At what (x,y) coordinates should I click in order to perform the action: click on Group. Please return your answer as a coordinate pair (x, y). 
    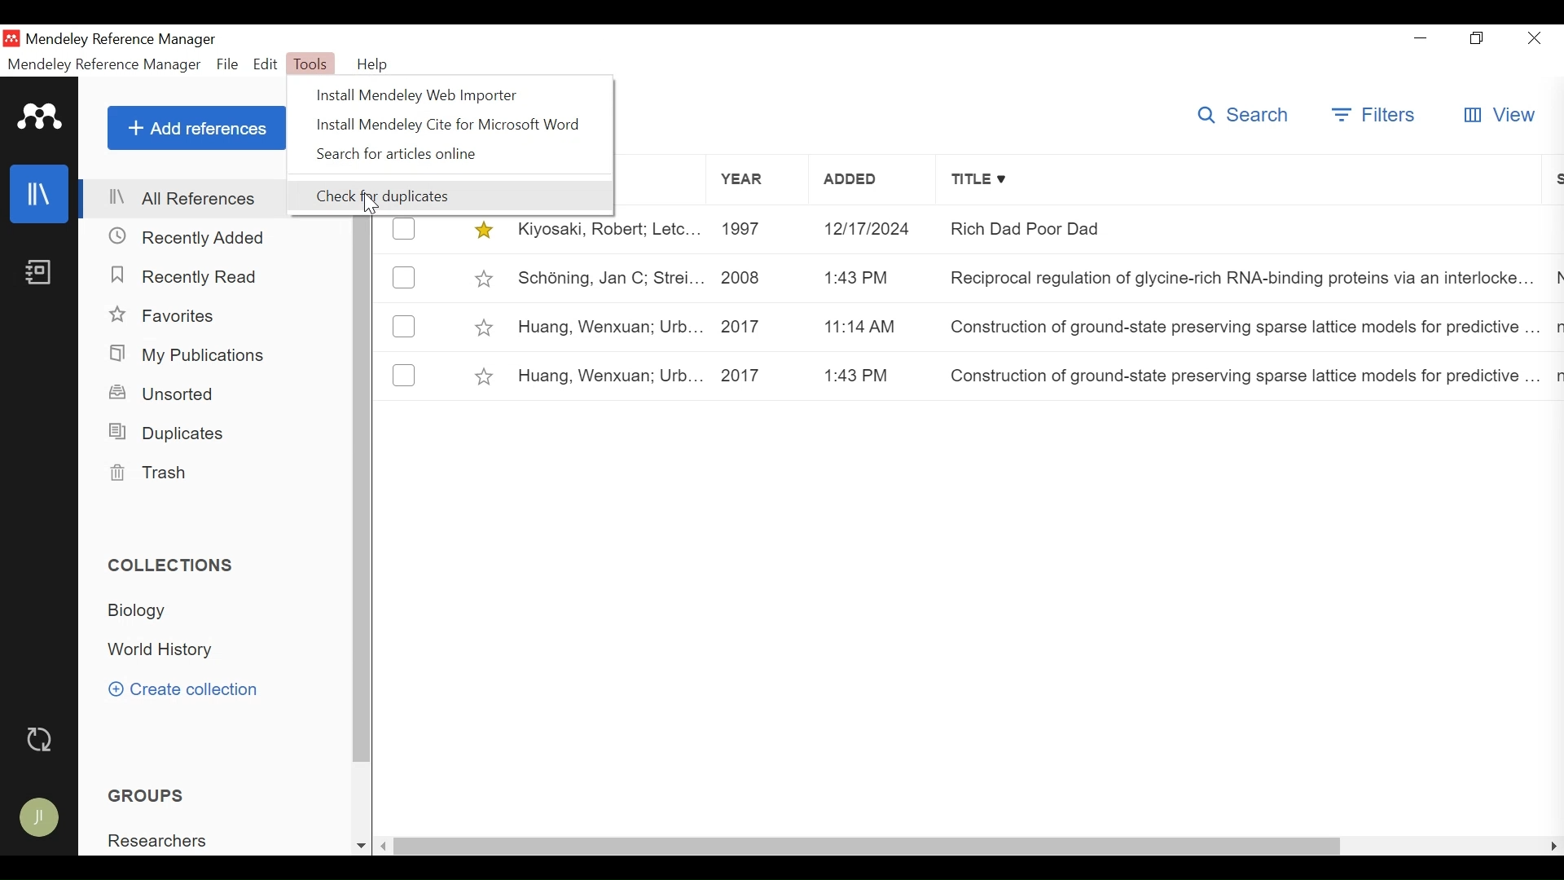
    Looking at the image, I should click on (158, 839).